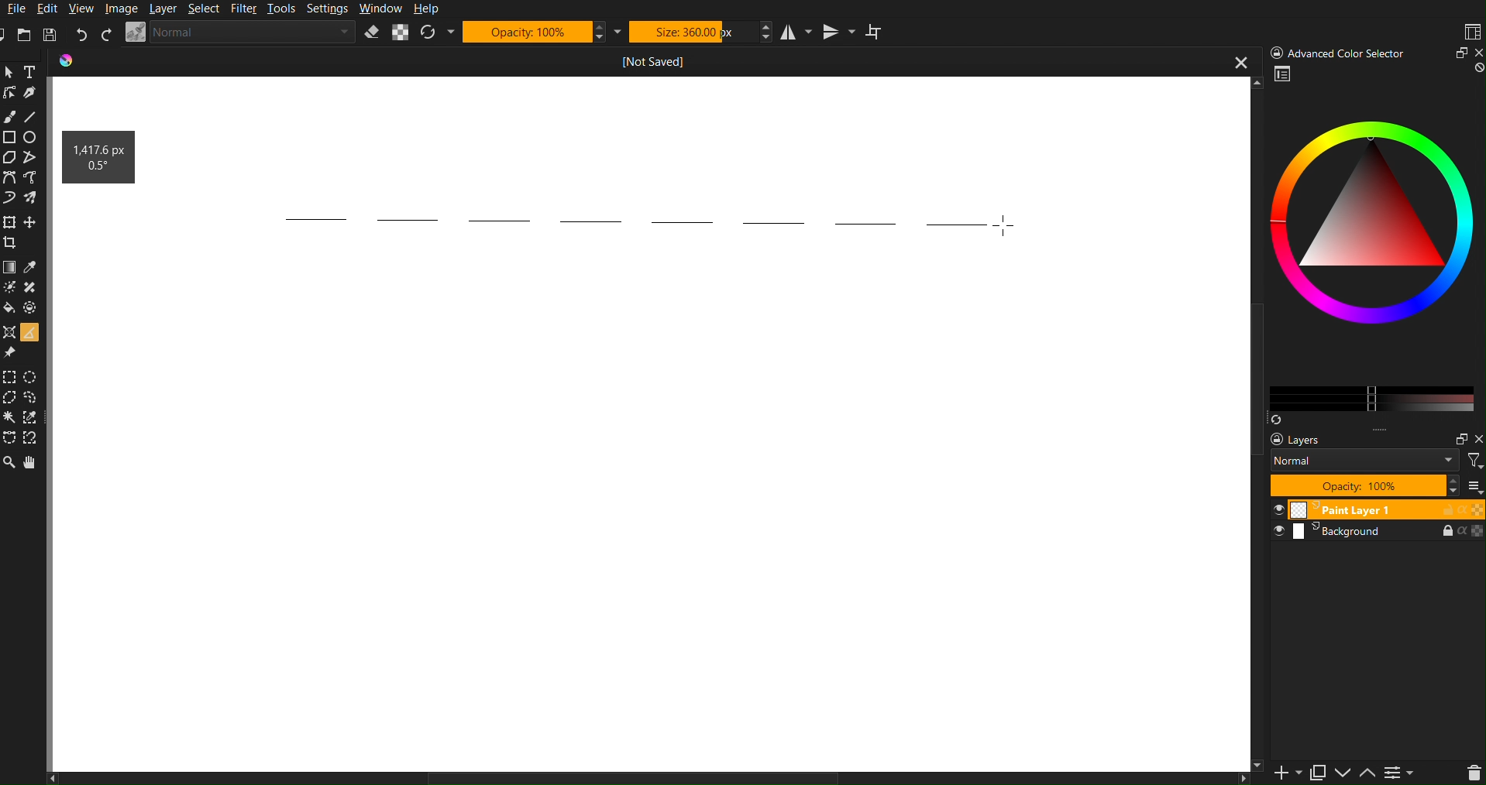  Describe the element at coordinates (427, 9) in the screenshot. I see `Help` at that location.